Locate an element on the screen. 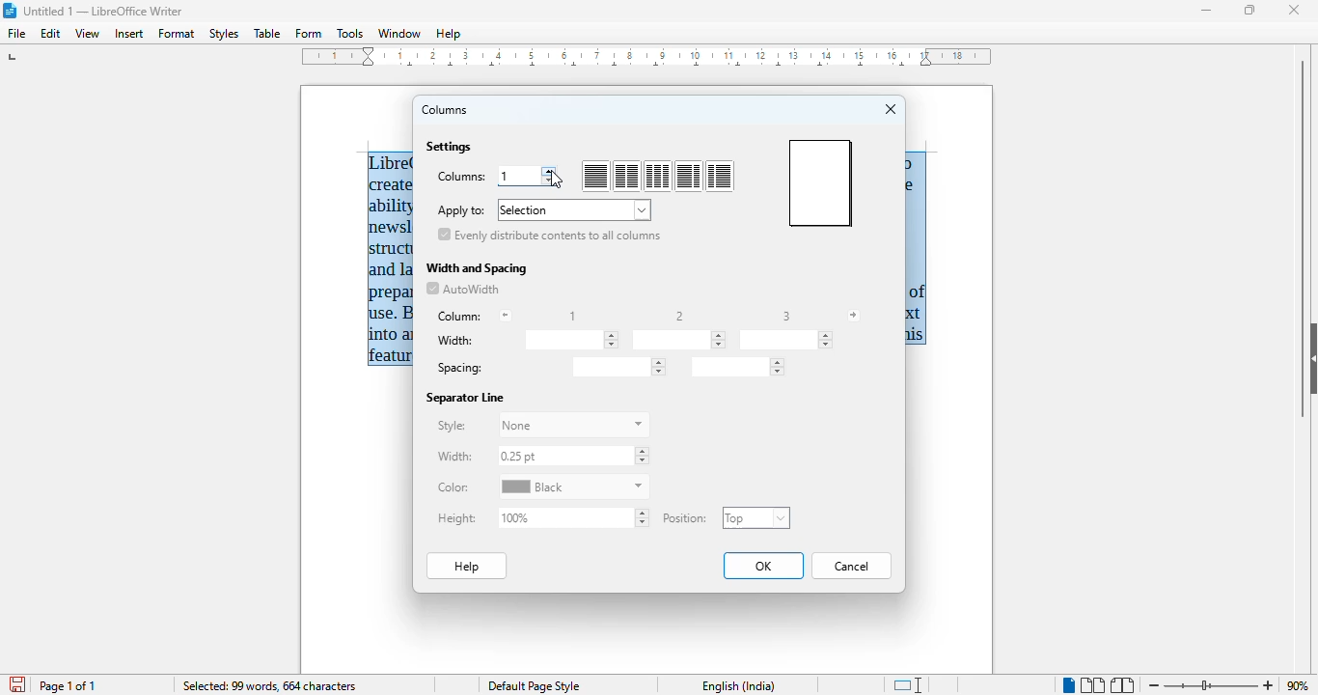 This screenshot has height=695, width=1318. autoWidth is located at coordinates (462, 289).